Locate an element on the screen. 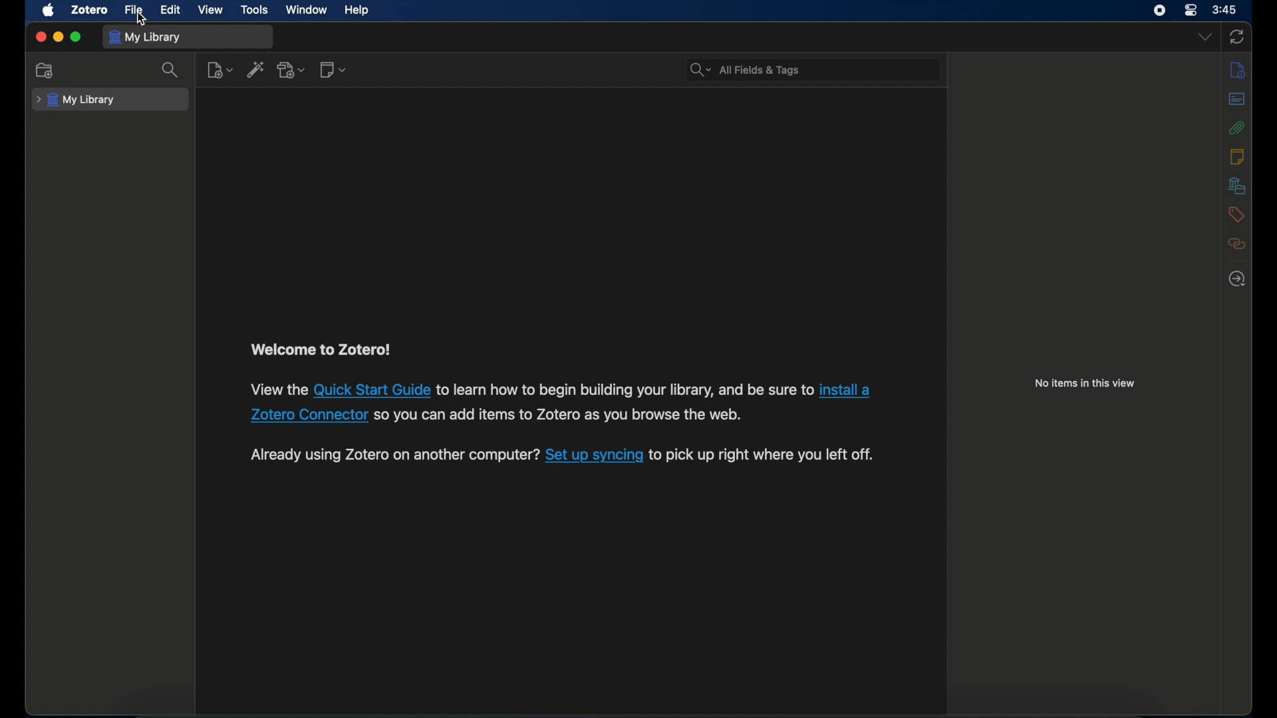 The image size is (1277, 718). syncing instruction is located at coordinates (559, 456).